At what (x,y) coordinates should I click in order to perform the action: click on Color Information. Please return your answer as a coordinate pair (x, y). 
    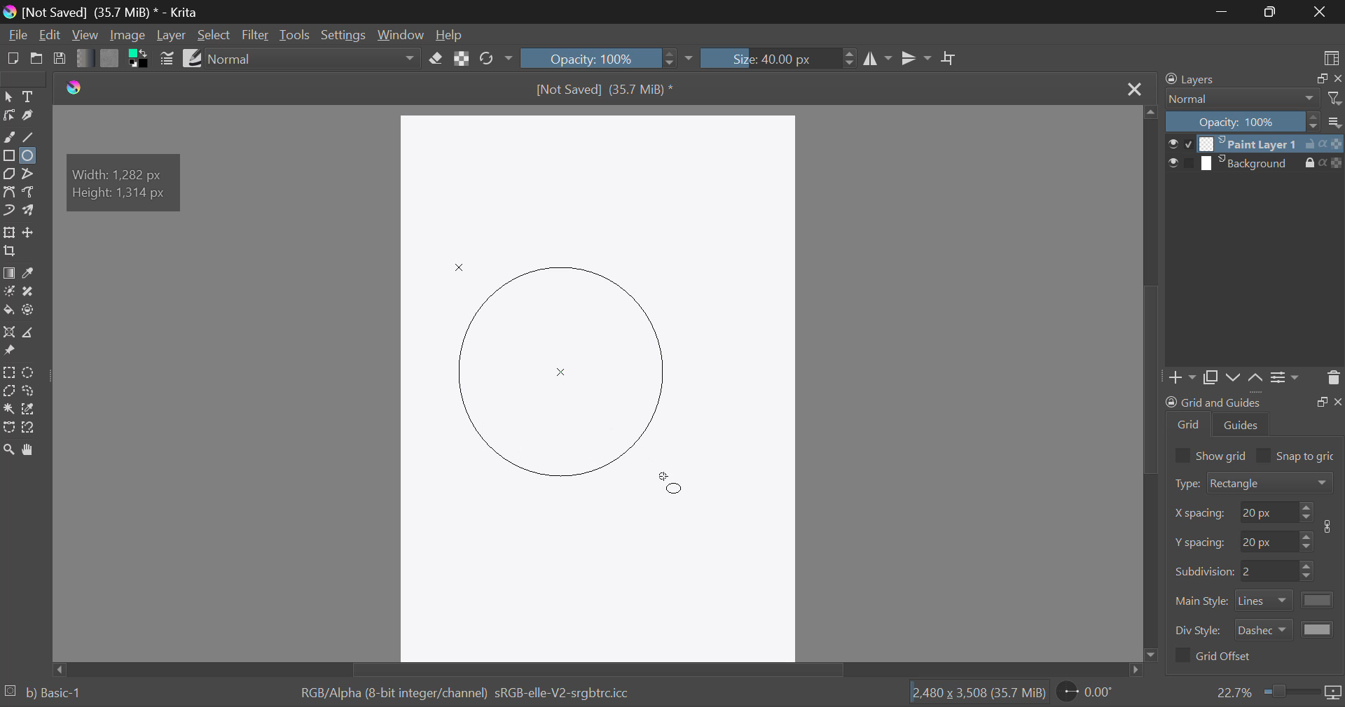
    Looking at the image, I should click on (460, 694).